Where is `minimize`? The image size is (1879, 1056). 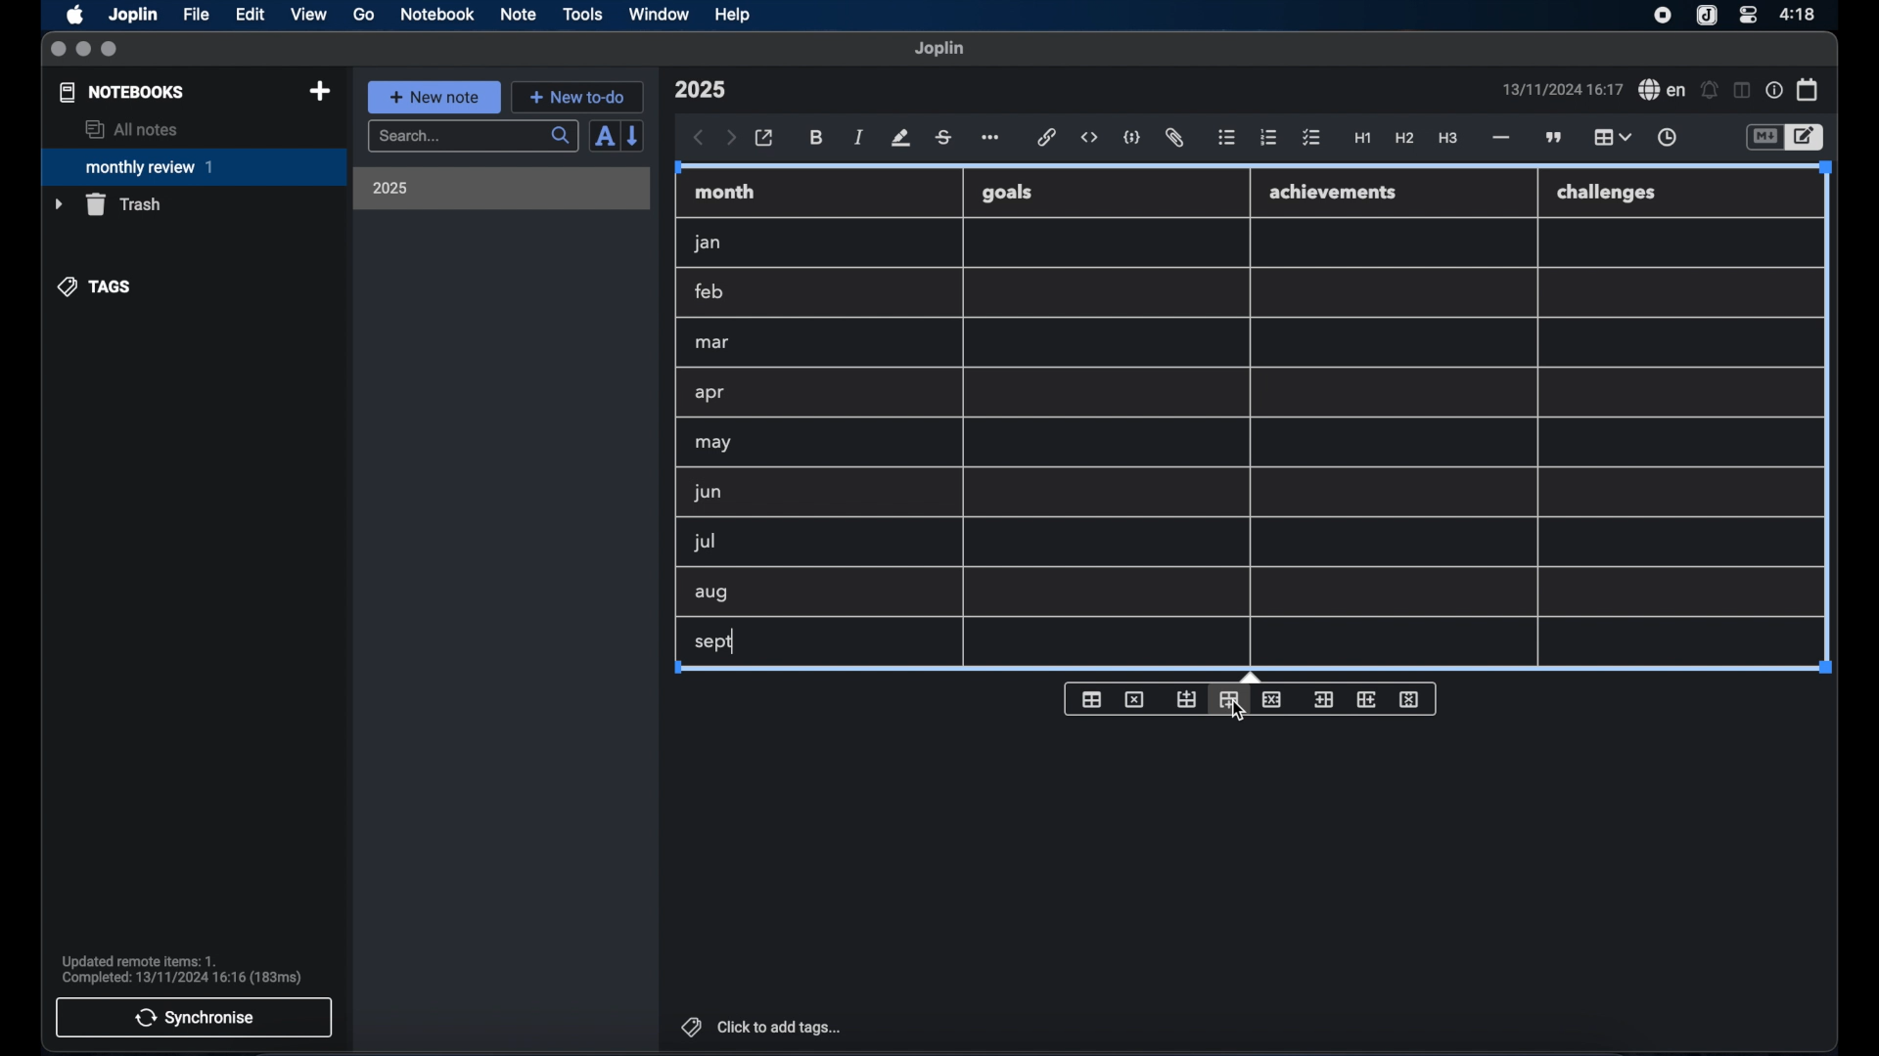
minimize is located at coordinates (83, 50).